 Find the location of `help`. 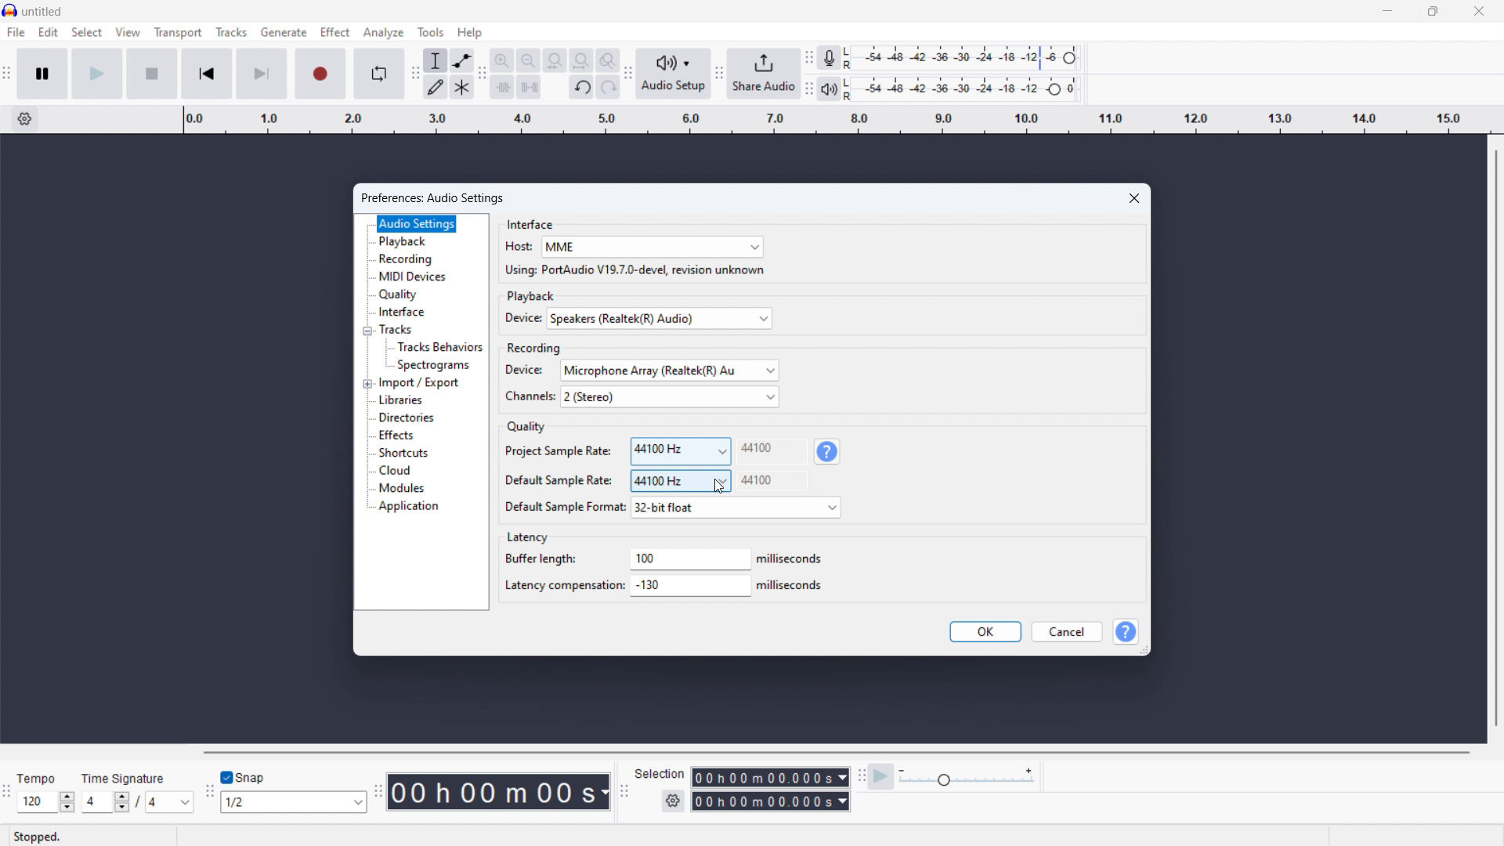

help is located at coordinates (470, 32).